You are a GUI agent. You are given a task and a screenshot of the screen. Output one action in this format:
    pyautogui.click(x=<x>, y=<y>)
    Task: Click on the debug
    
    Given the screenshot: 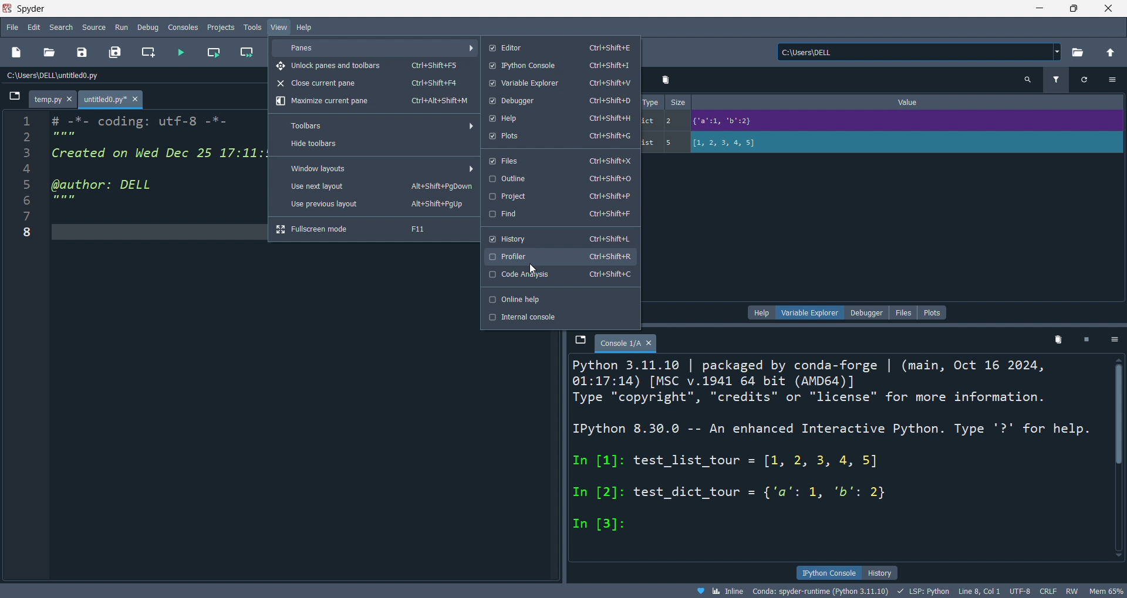 What is the action you would take?
    pyautogui.click(x=144, y=28)
    